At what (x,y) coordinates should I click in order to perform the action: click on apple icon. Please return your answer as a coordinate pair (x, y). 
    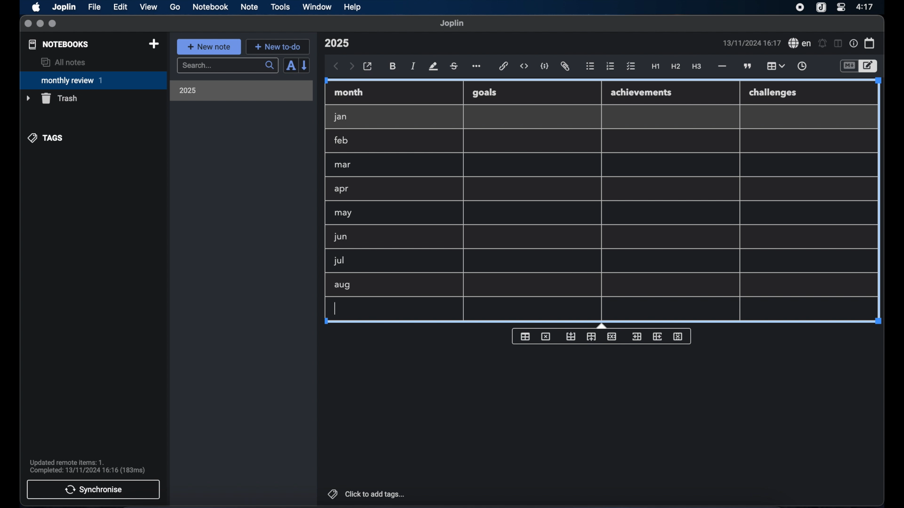
    Looking at the image, I should click on (35, 7).